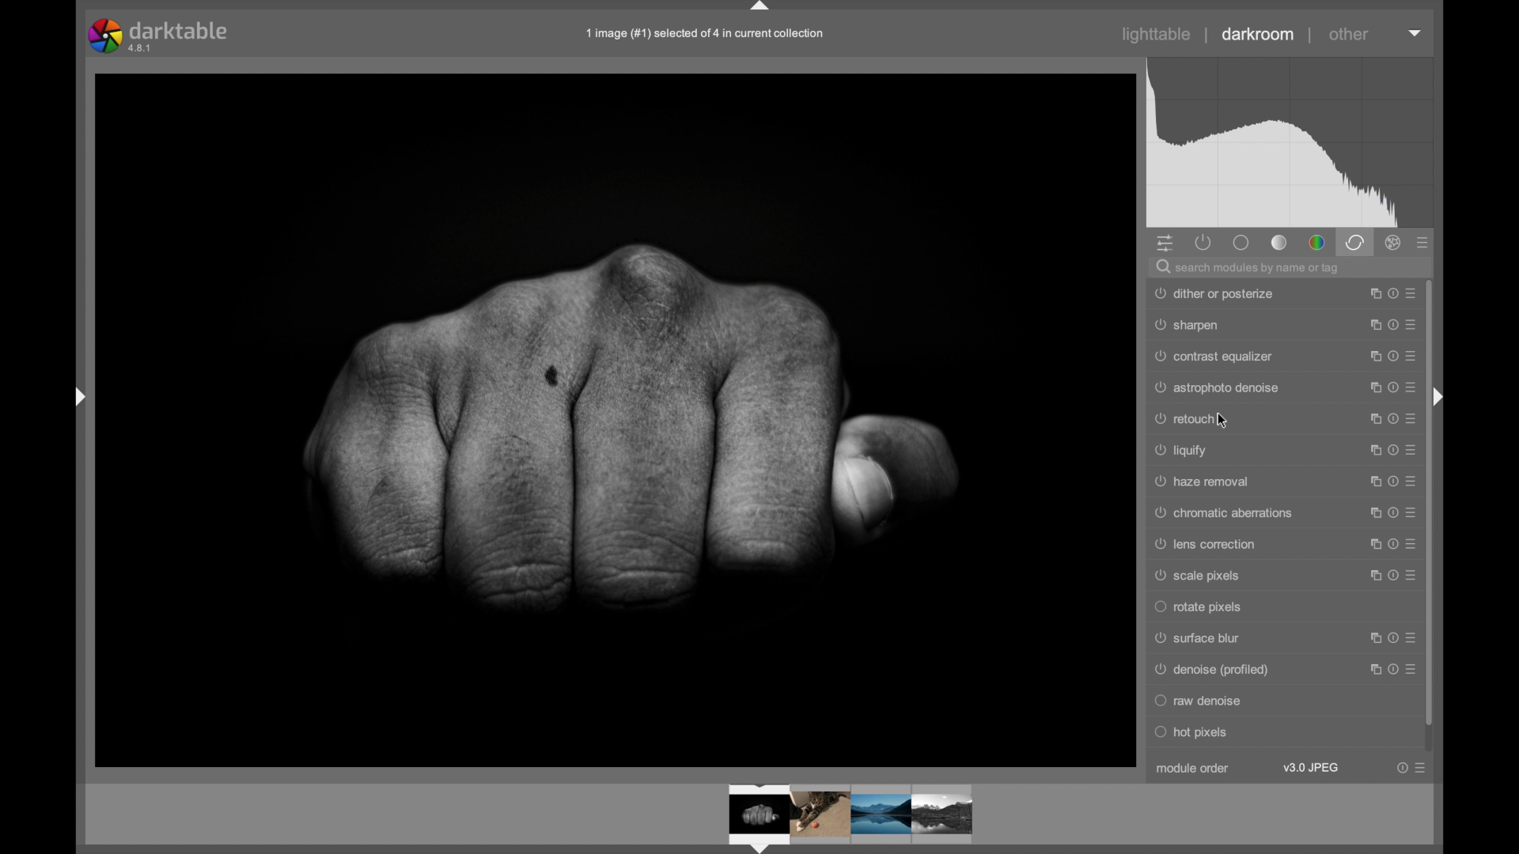 Image resolution: width=1519 pixels, height=854 pixels. I want to click on more options, so click(1409, 450).